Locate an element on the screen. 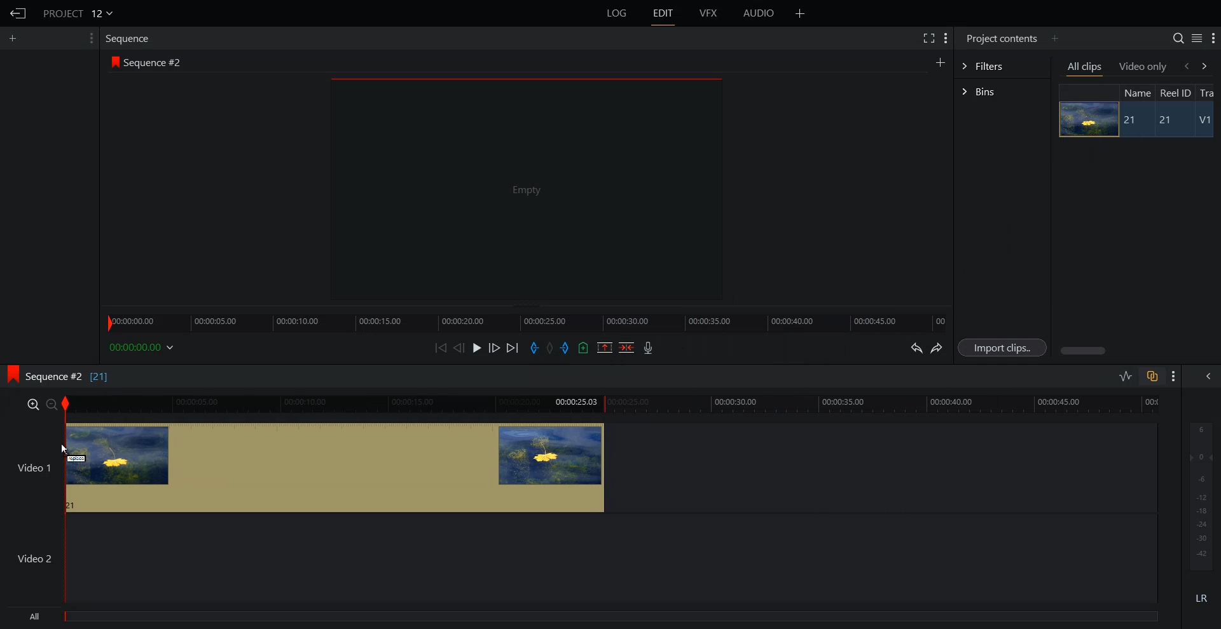 This screenshot has width=1221, height=629. zoom in/zoom out is located at coordinates (39, 403).